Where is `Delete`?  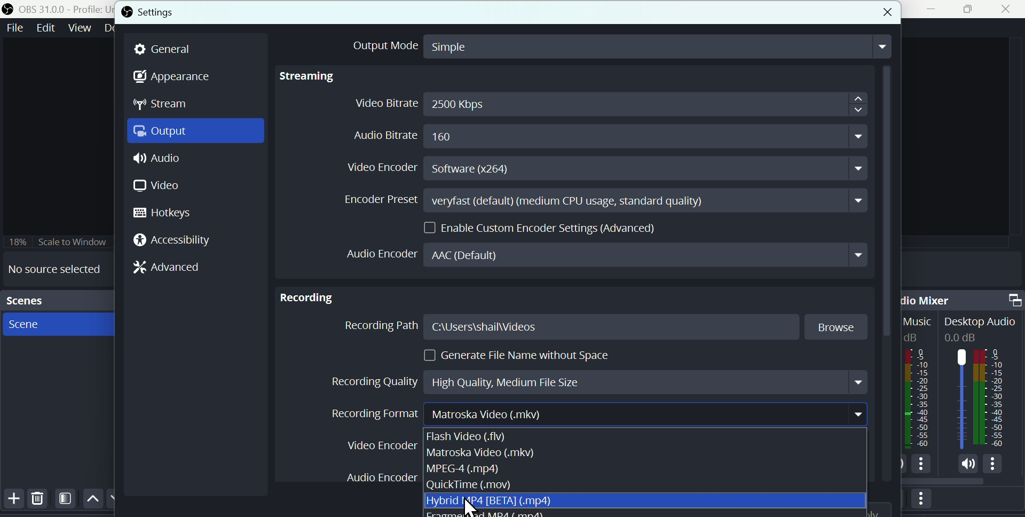
Delete is located at coordinates (42, 503).